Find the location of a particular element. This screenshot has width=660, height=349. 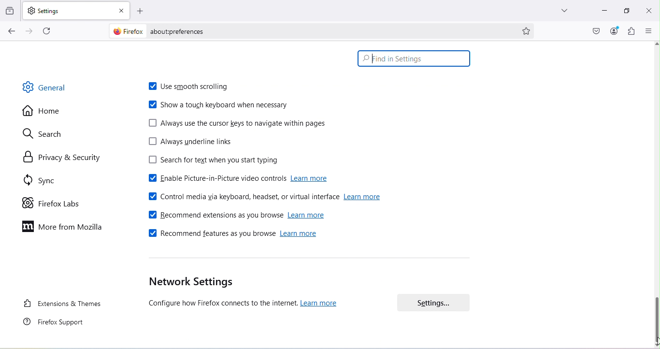

learn more is located at coordinates (308, 216).